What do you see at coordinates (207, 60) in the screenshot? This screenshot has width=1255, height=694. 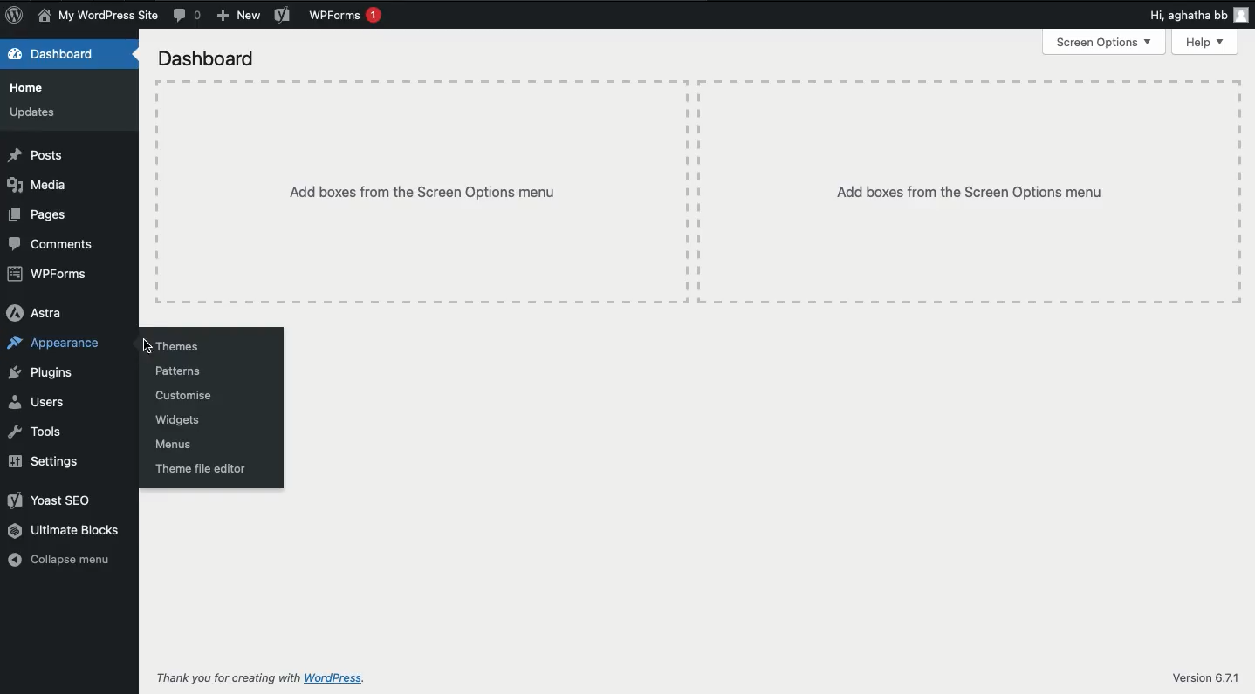 I see `Dashboard` at bounding box center [207, 60].